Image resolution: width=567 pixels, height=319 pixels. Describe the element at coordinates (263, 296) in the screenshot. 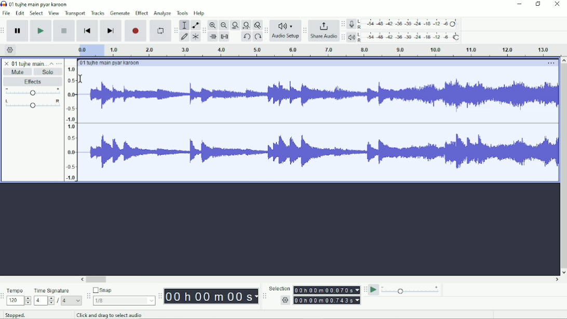

I see `Audacity selection toolbar` at that location.